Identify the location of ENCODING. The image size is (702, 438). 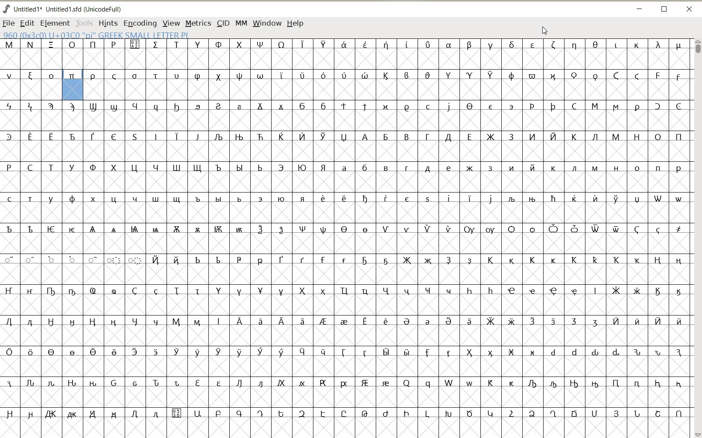
(140, 23).